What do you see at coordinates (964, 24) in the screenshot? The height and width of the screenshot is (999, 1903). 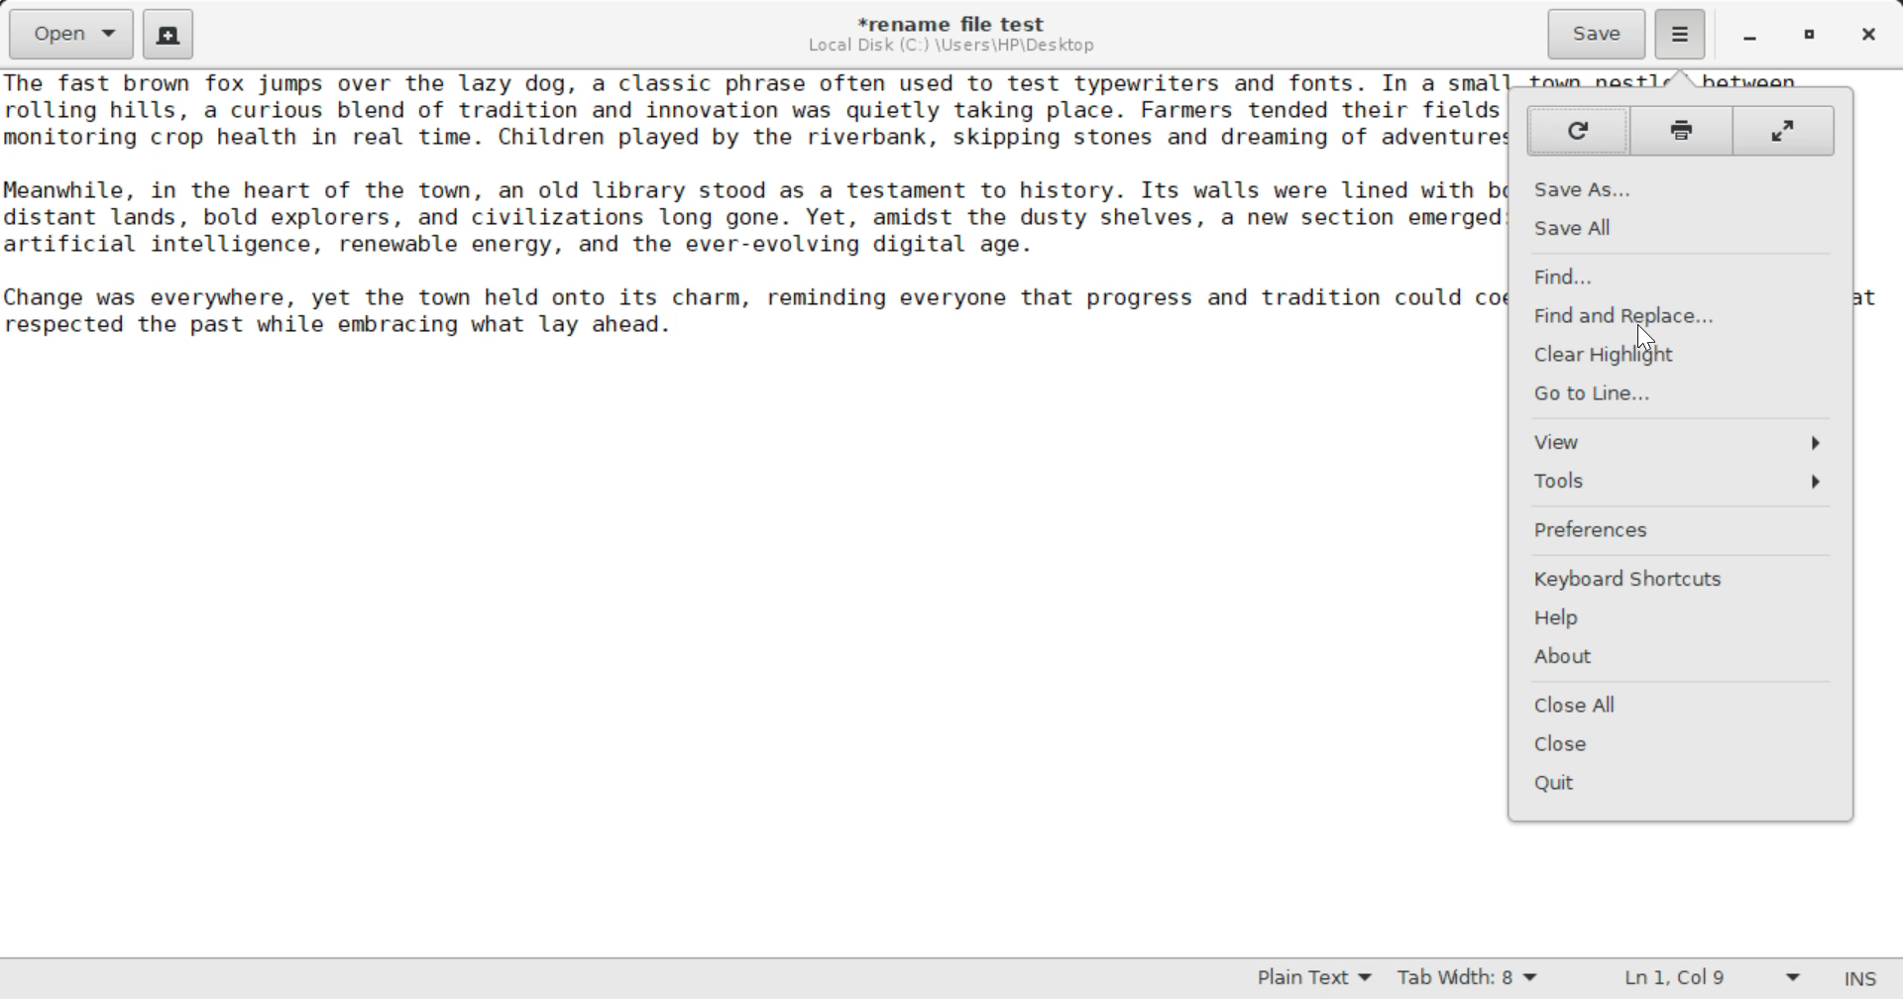 I see `*rename file test` at bounding box center [964, 24].